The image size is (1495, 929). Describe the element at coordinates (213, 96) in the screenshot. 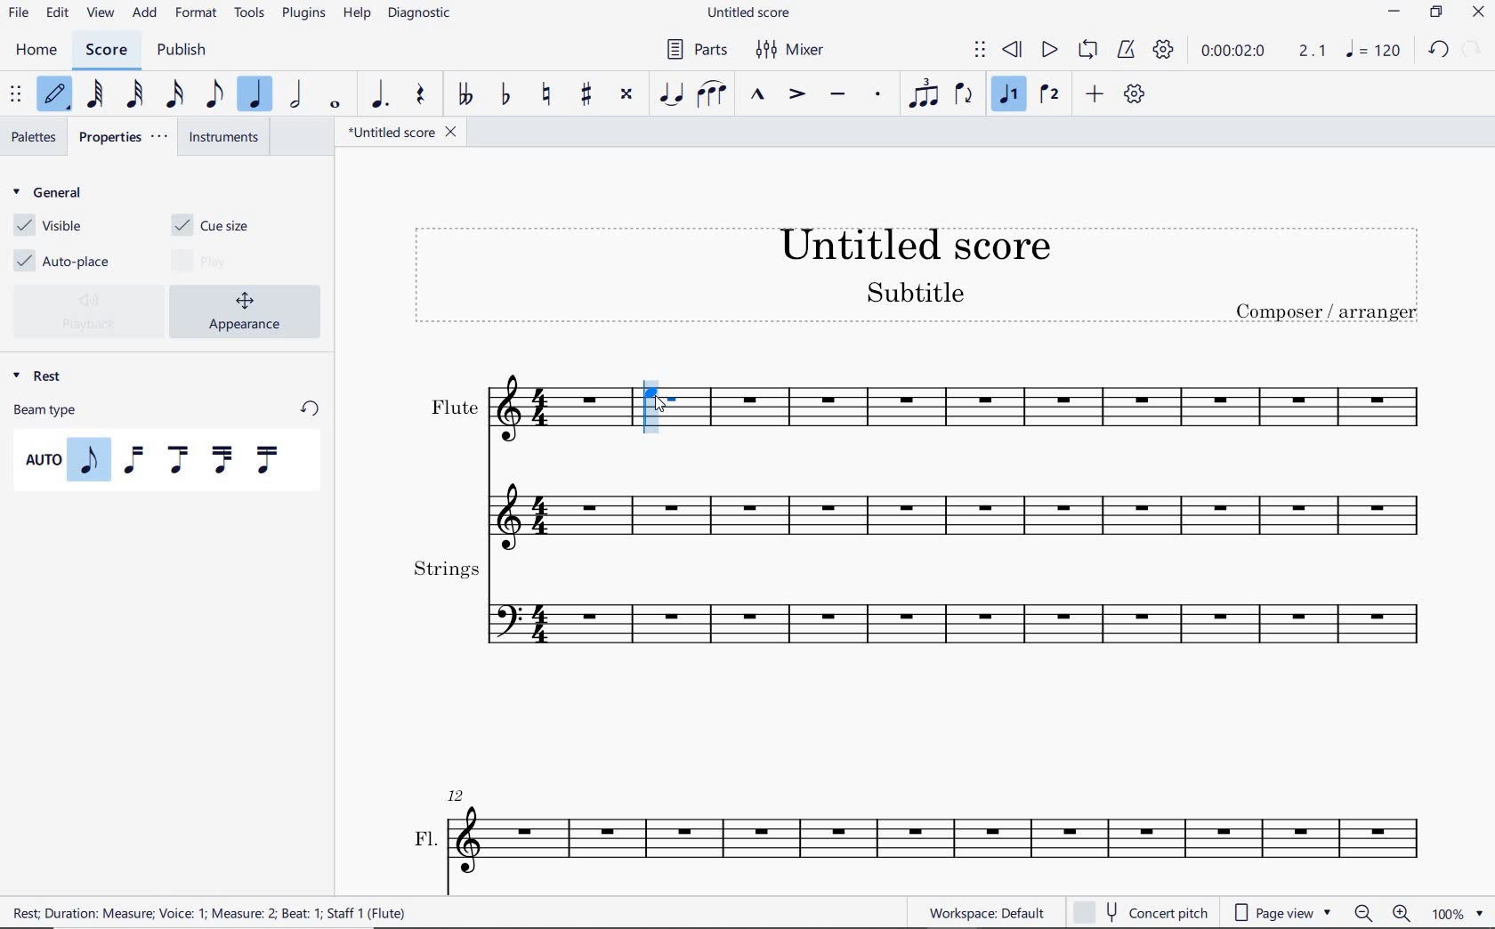

I see `EIGHTH NOTE` at that location.